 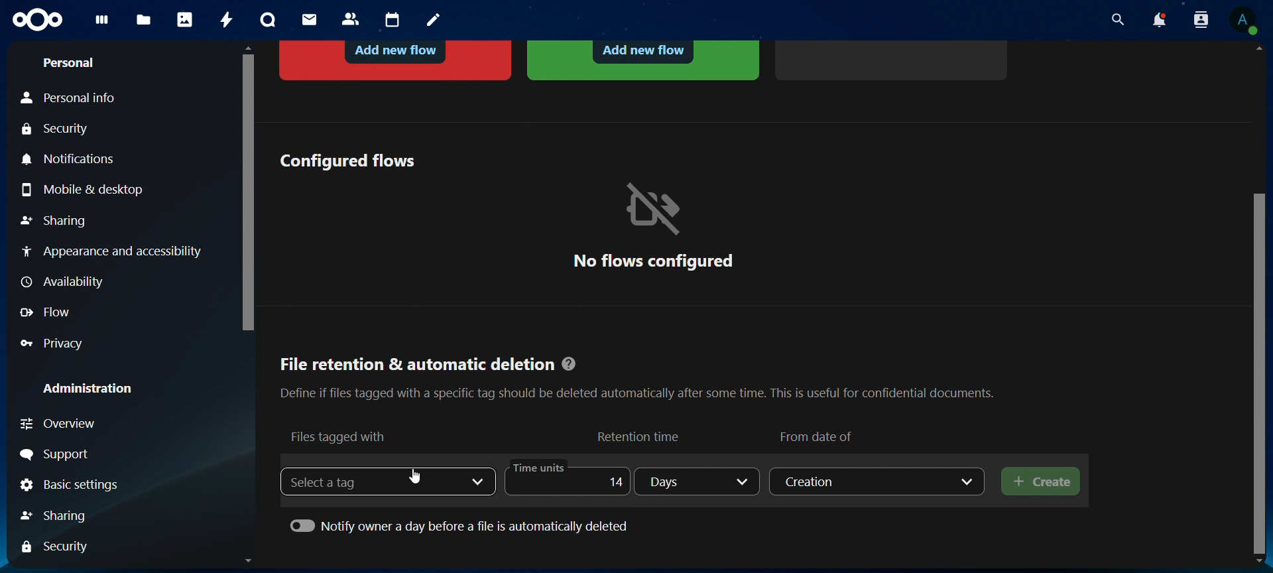 What do you see at coordinates (66, 283) in the screenshot?
I see `availabilty` at bounding box center [66, 283].